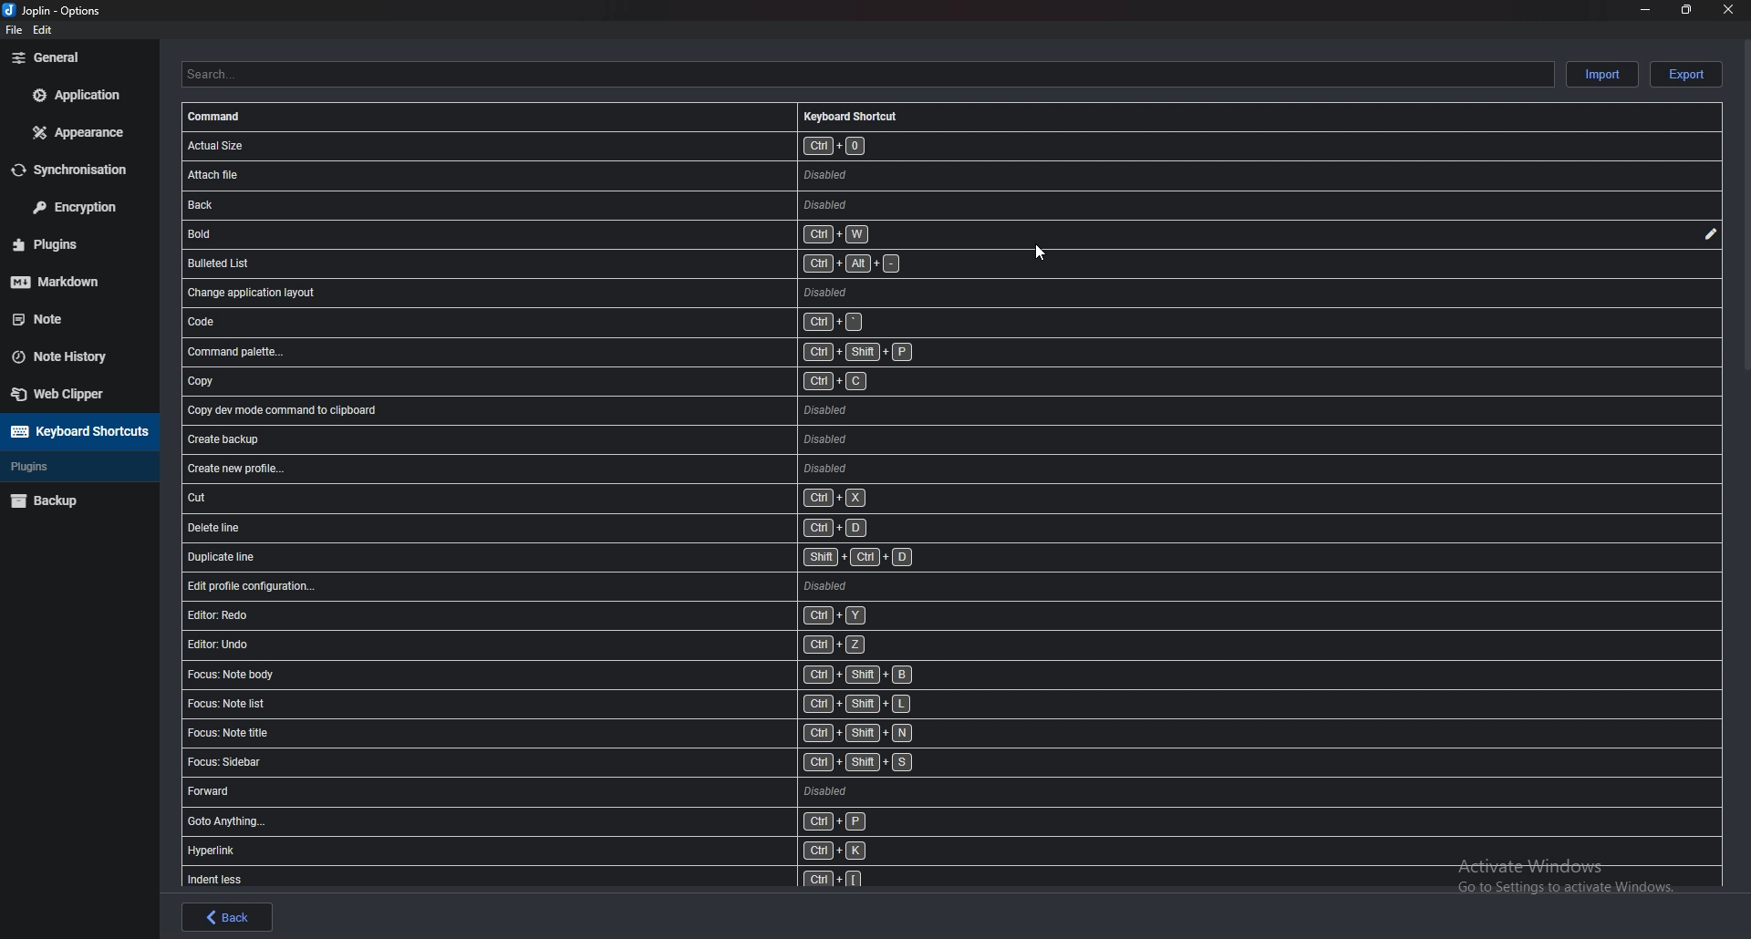 This screenshot has height=939, width=1751. I want to click on shortcut, so click(608, 469).